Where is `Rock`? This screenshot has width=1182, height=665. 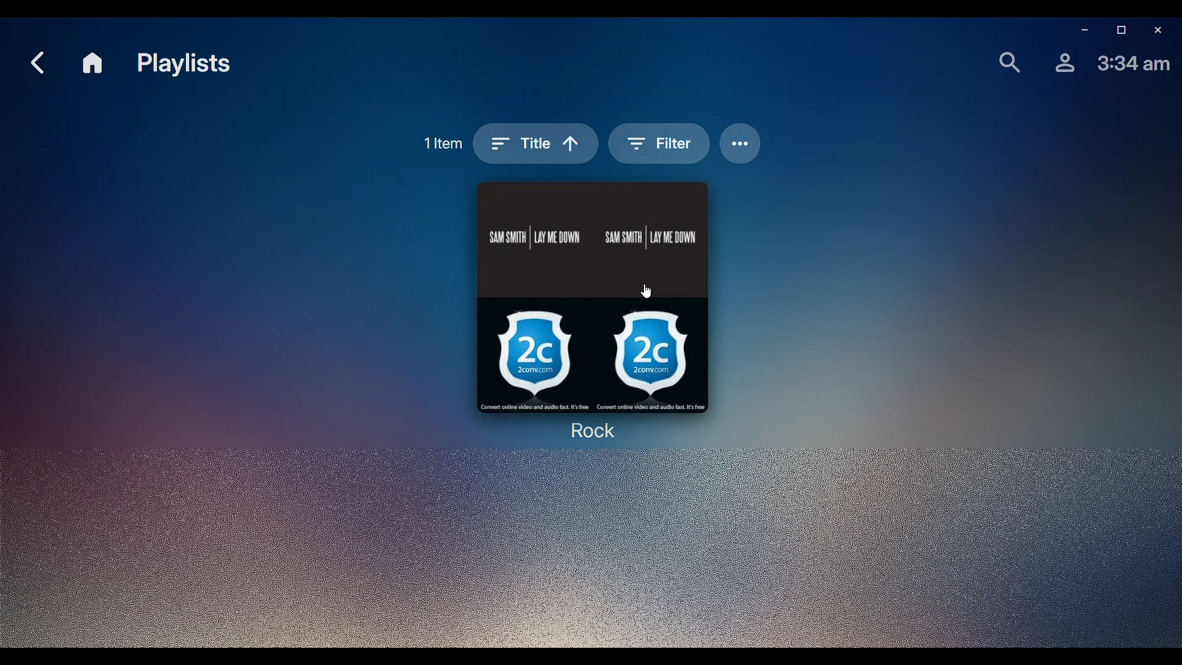 Rock is located at coordinates (593, 307).